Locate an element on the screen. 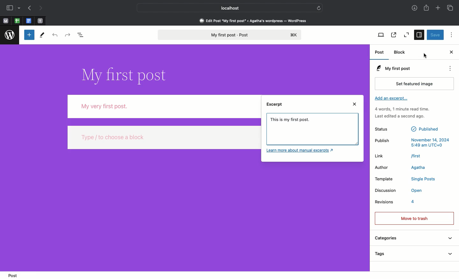  Learn more is located at coordinates (301, 151).